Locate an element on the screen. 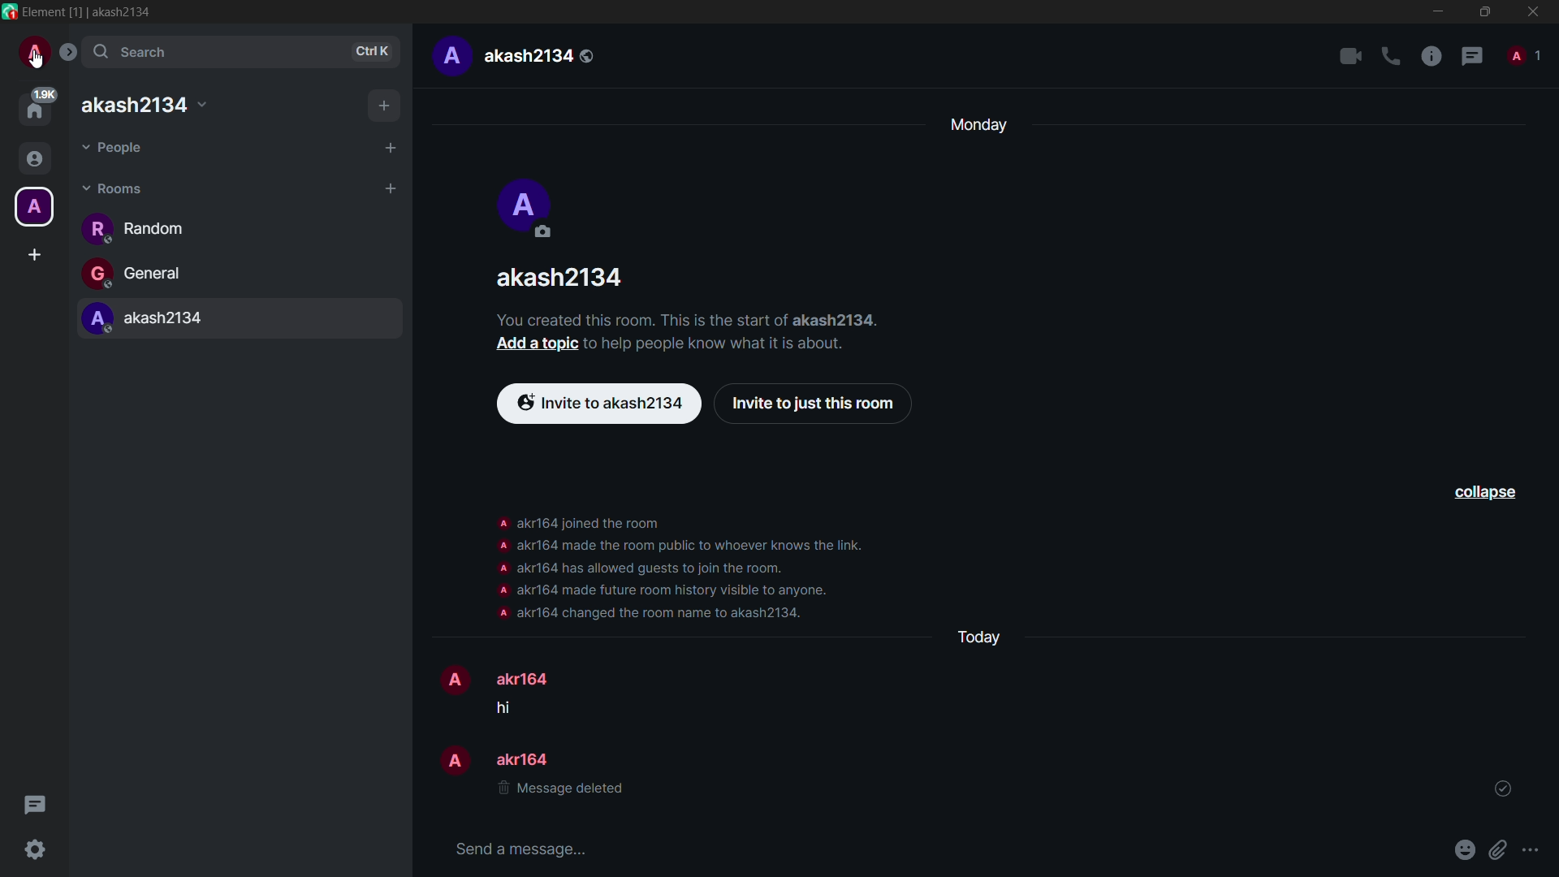 This screenshot has height=877, width=1559. profile is located at coordinates (502, 567).